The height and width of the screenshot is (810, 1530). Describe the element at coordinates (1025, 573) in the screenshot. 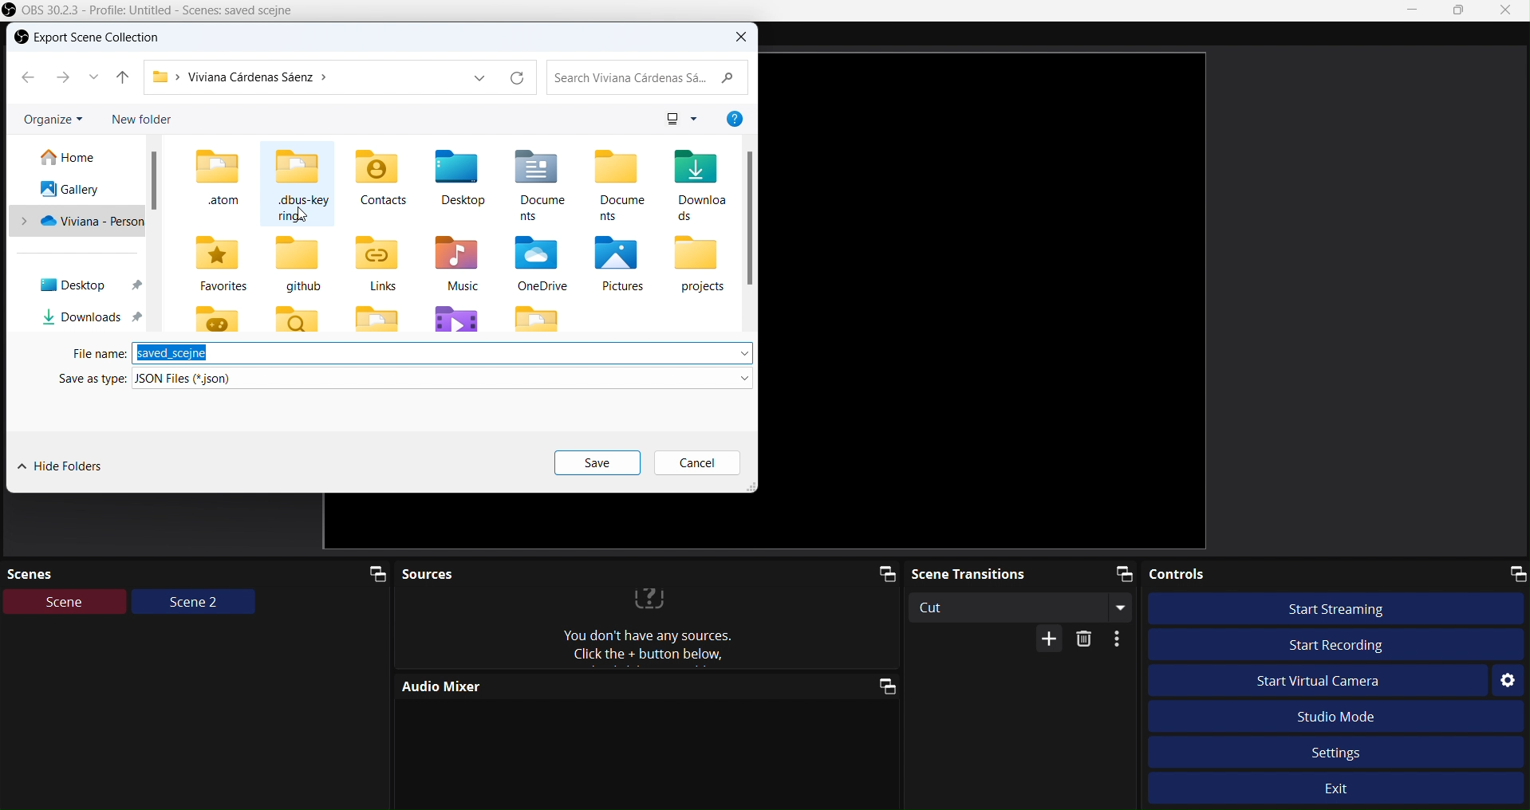

I see `Scene transitions` at that location.